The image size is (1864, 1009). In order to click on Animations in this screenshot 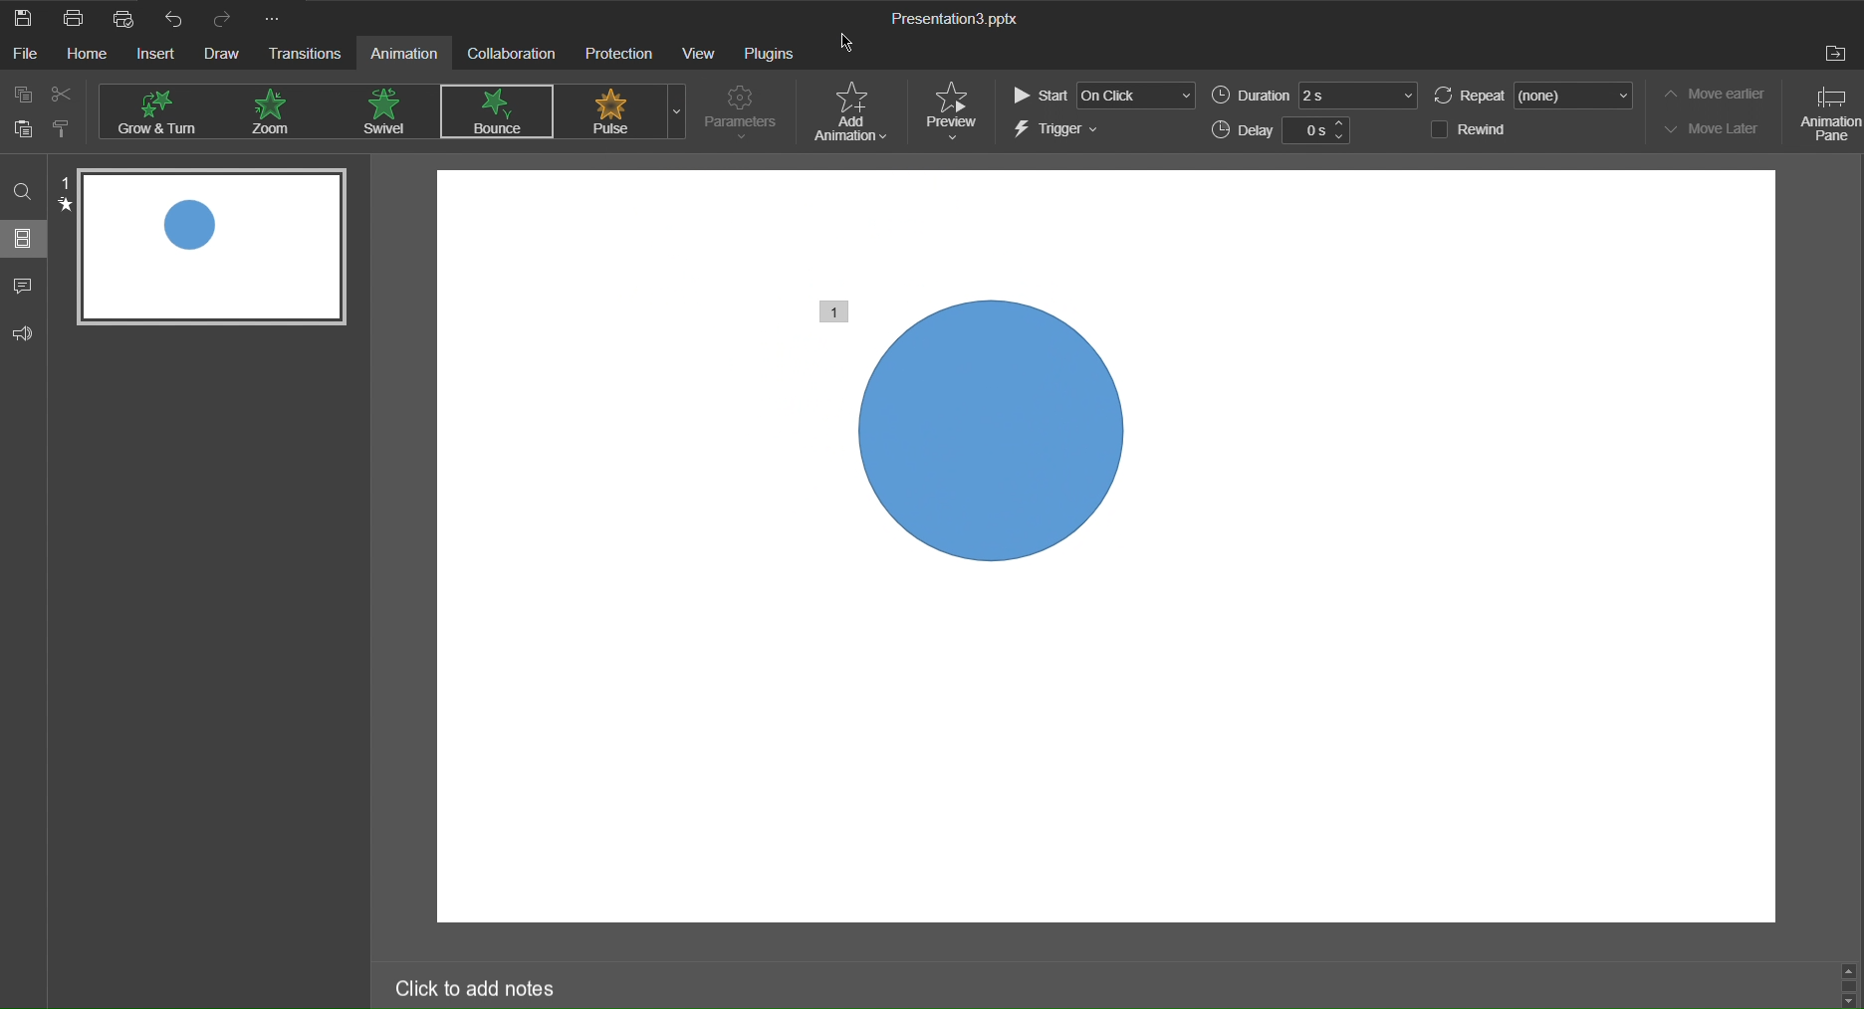, I will do `click(496, 109)`.